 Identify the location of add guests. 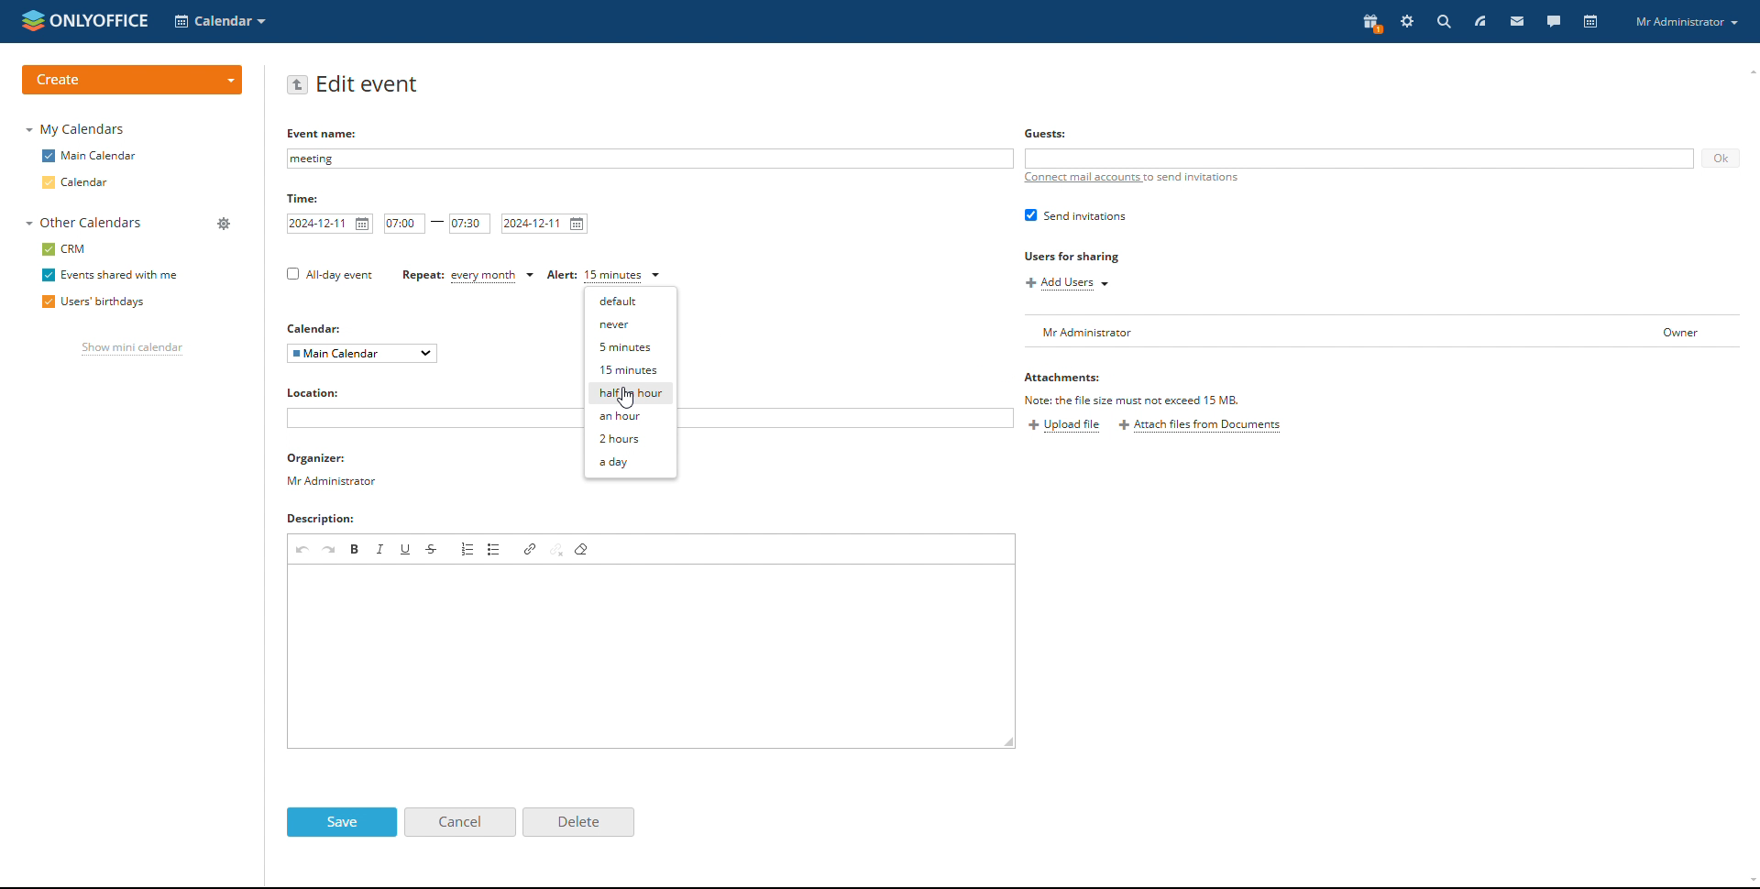
(1360, 158).